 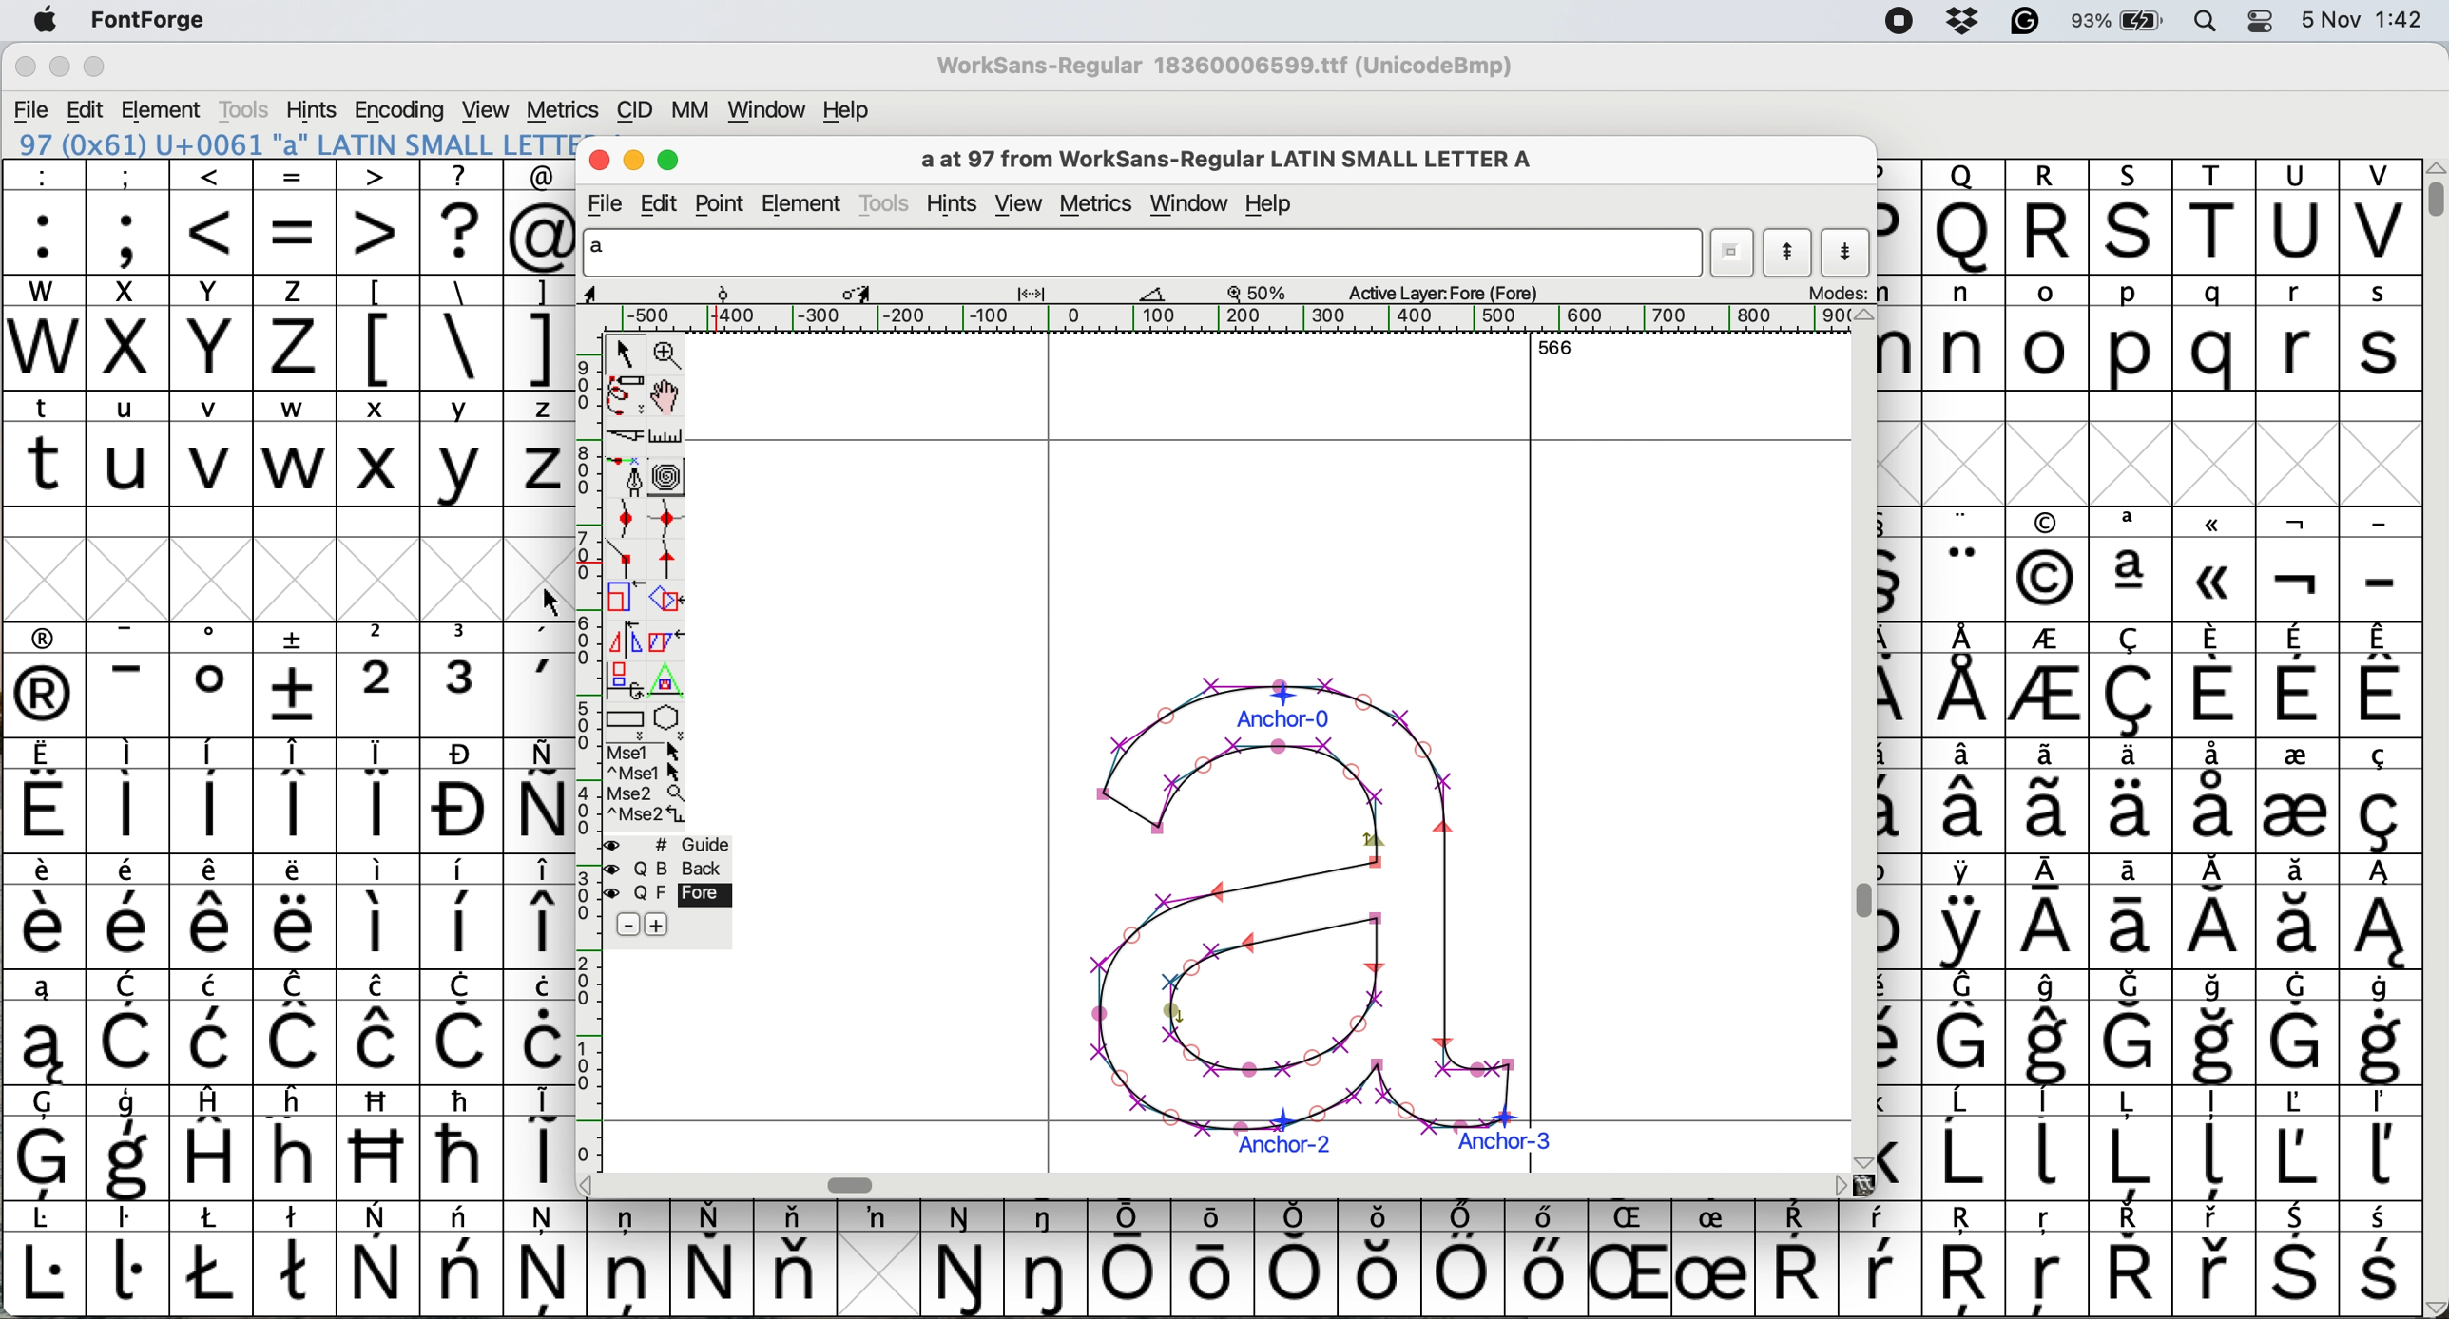 What do you see at coordinates (379, 910) in the screenshot?
I see `symbol` at bounding box center [379, 910].